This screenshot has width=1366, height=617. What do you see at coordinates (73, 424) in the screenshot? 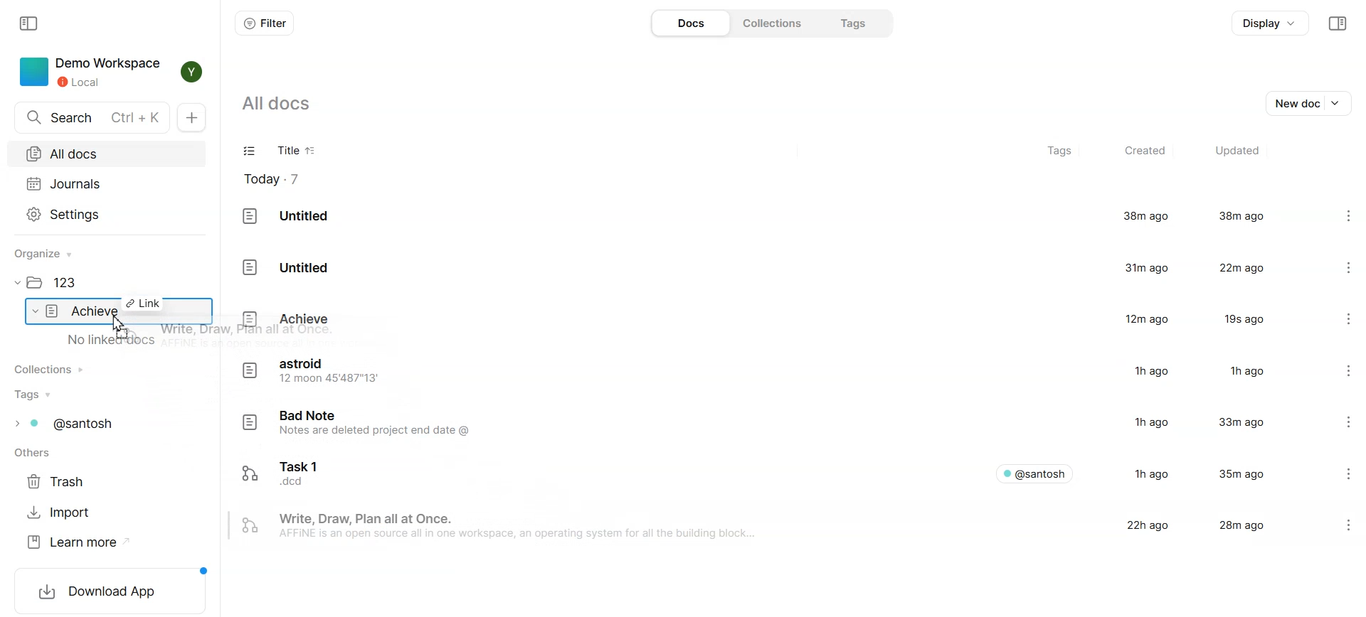
I see `Tags ` at bounding box center [73, 424].